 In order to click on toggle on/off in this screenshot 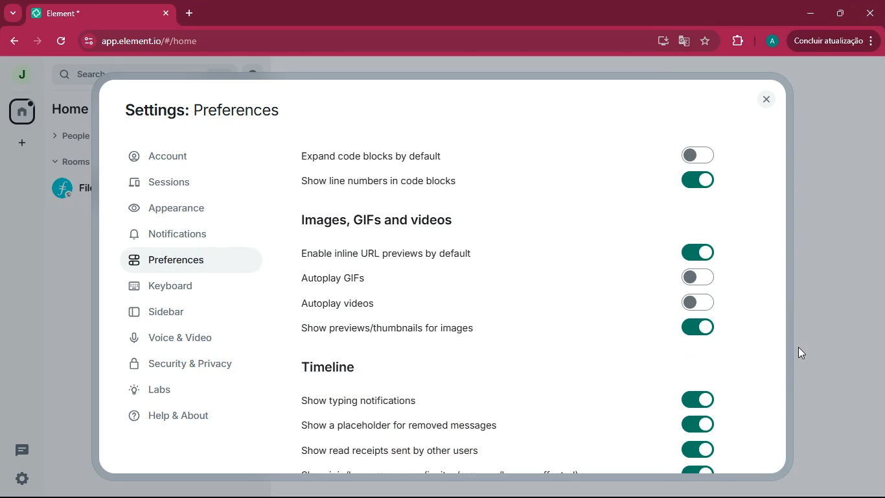, I will do `click(698, 399)`.